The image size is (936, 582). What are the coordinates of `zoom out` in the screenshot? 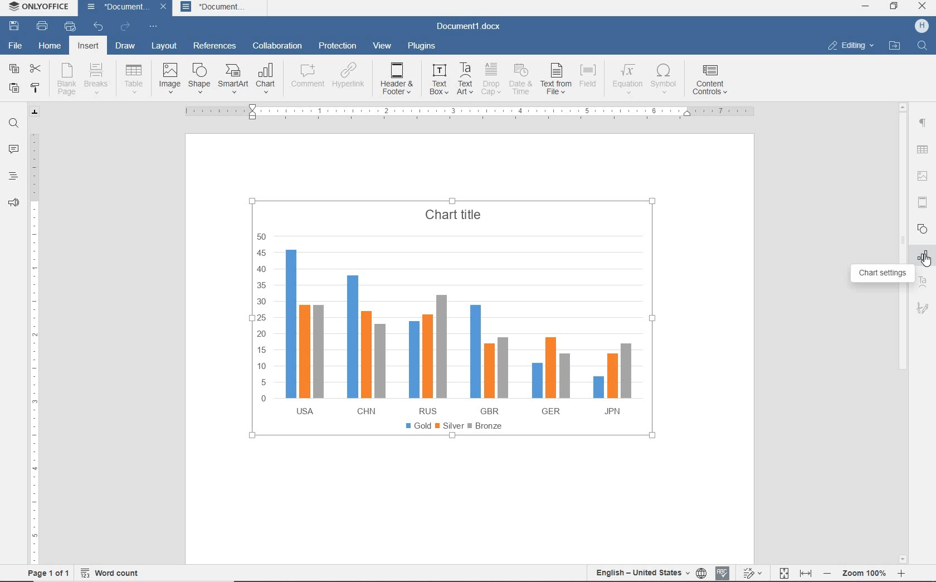 It's located at (828, 573).